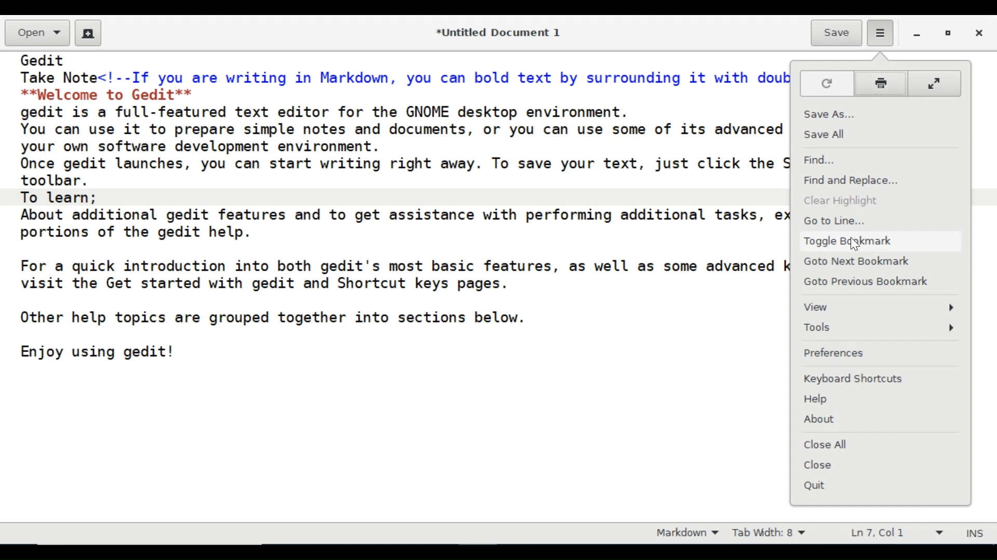 The width and height of the screenshot is (997, 560). I want to click on Application menu, so click(878, 32).